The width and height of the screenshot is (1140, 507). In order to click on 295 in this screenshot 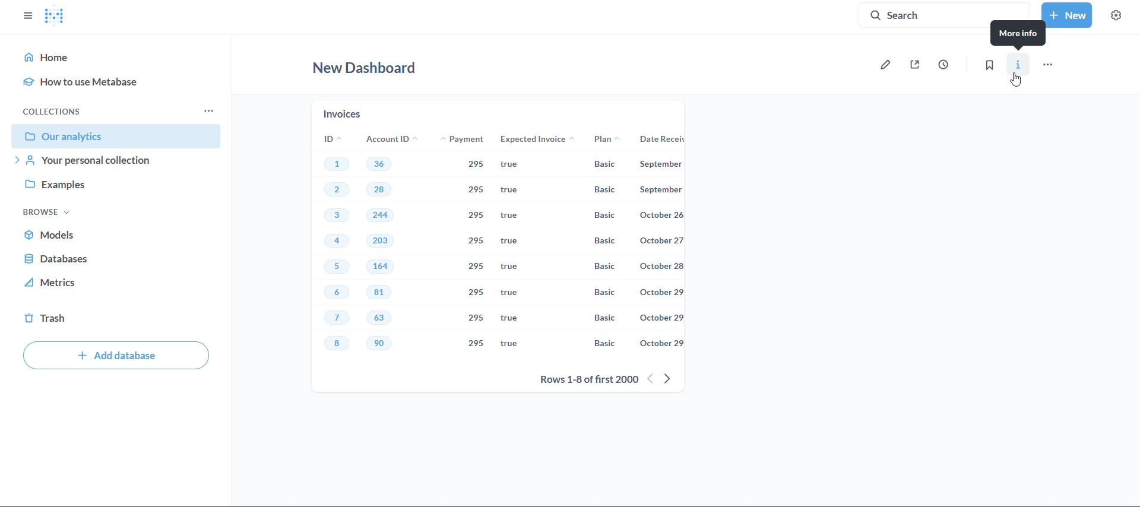, I will do `click(478, 191)`.